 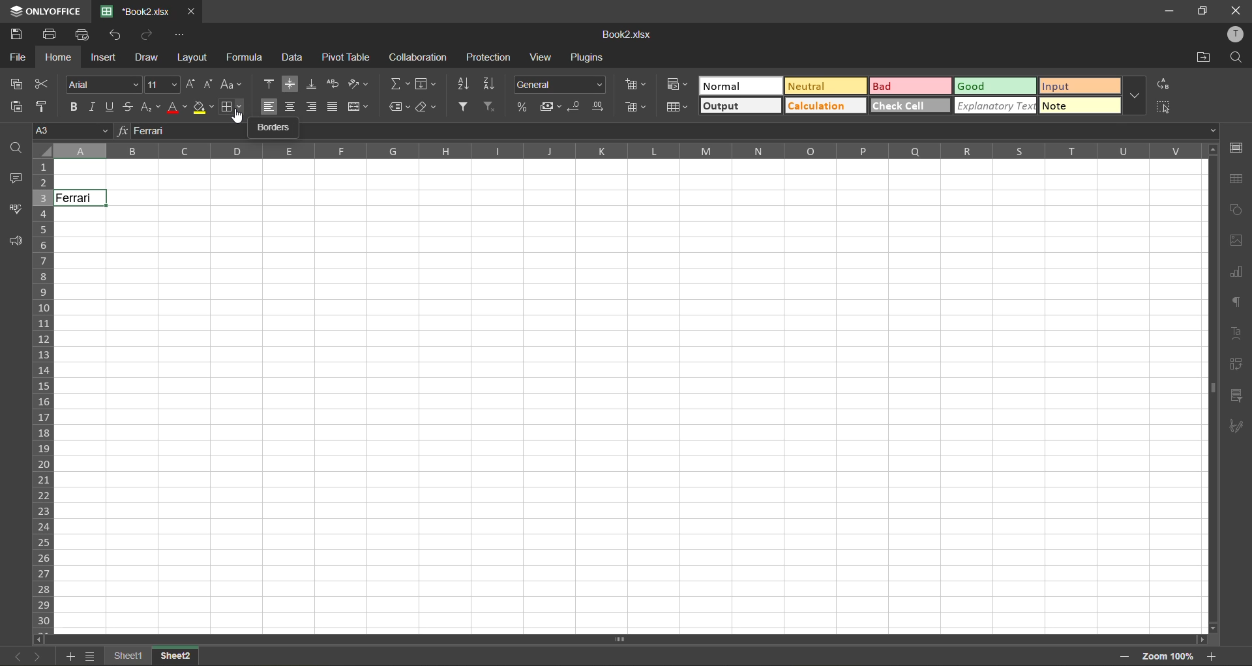 I want to click on minimize, so click(x=1175, y=12).